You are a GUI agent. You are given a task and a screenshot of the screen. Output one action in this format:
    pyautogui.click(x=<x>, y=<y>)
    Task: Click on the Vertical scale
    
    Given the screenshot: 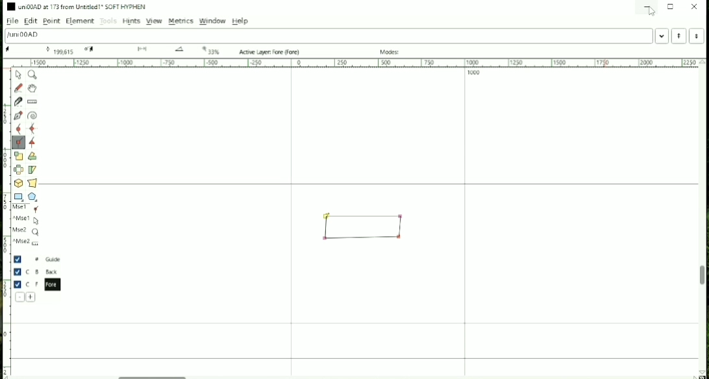 What is the action you would take?
    pyautogui.click(x=6, y=218)
    